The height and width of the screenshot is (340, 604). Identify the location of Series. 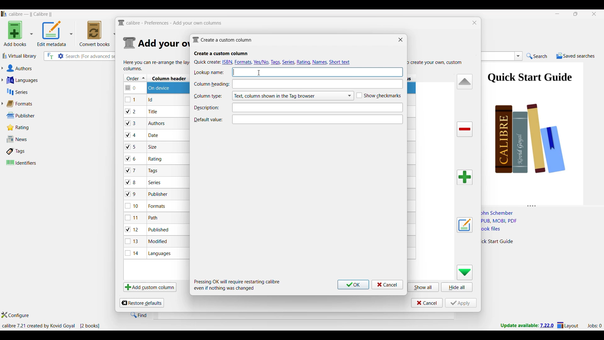
(47, 92).